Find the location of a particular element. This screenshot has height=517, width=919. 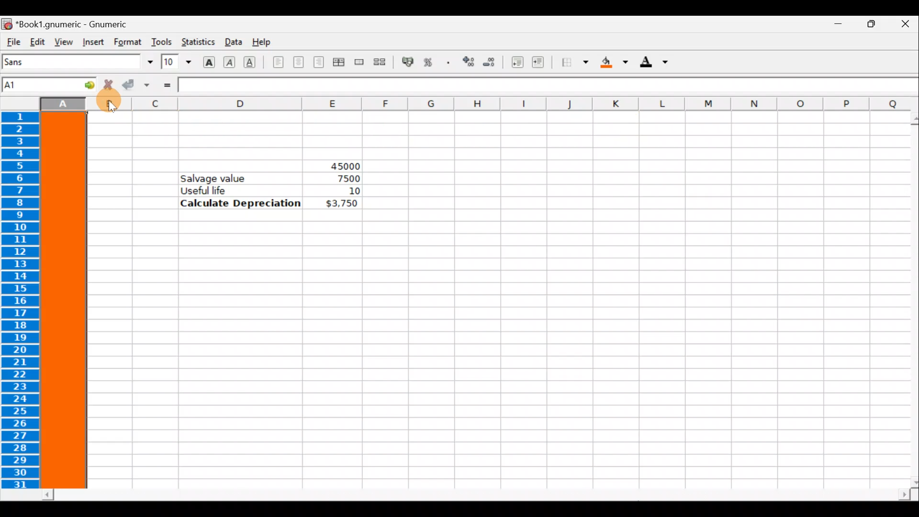

Minimize is located at coordinates (833, 27).